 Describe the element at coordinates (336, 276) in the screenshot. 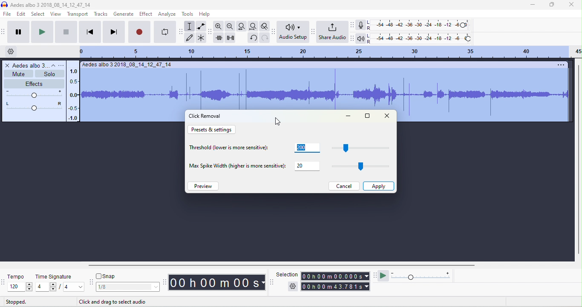

I see `selection time` at that location.